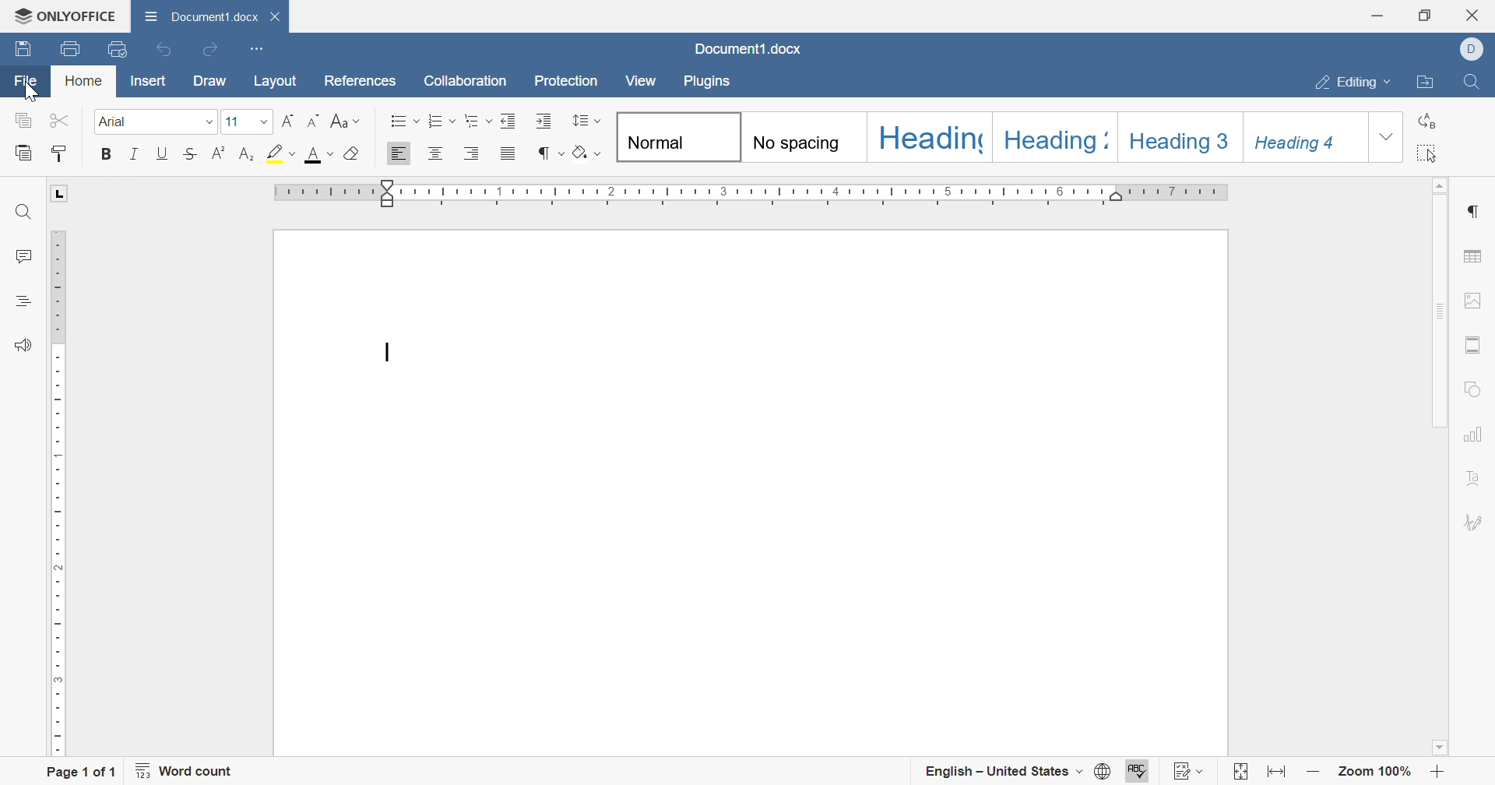  I want to click on headings, so click(23, 301).